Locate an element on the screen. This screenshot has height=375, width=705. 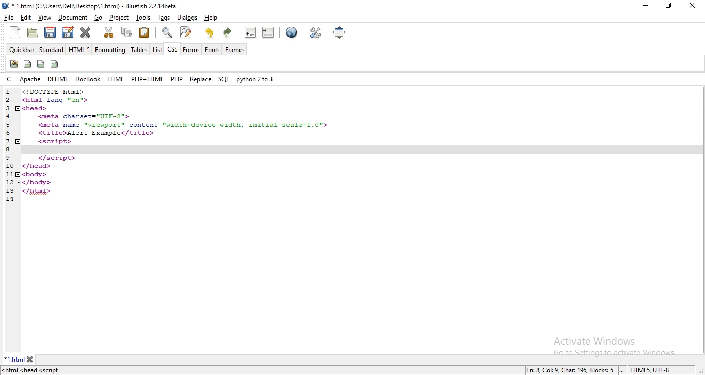
redo is located at coordinates (228, 33).